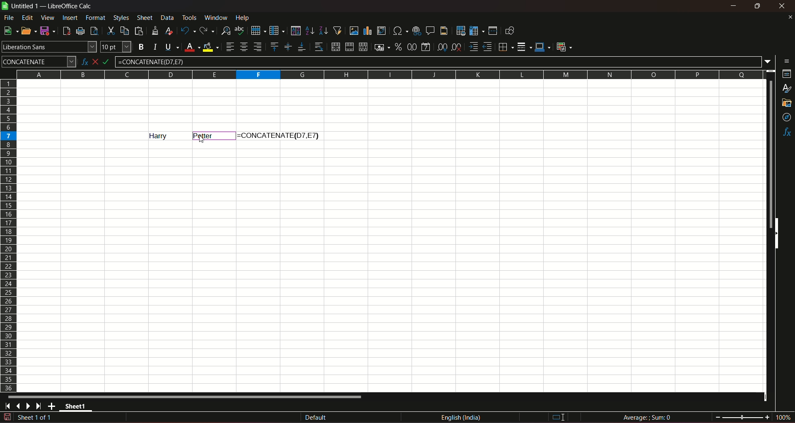 The image size is (795, 423). What do you see at coordinates (49, 46) in the screenshot?
I see `font name` at bounding box center [49, 46].